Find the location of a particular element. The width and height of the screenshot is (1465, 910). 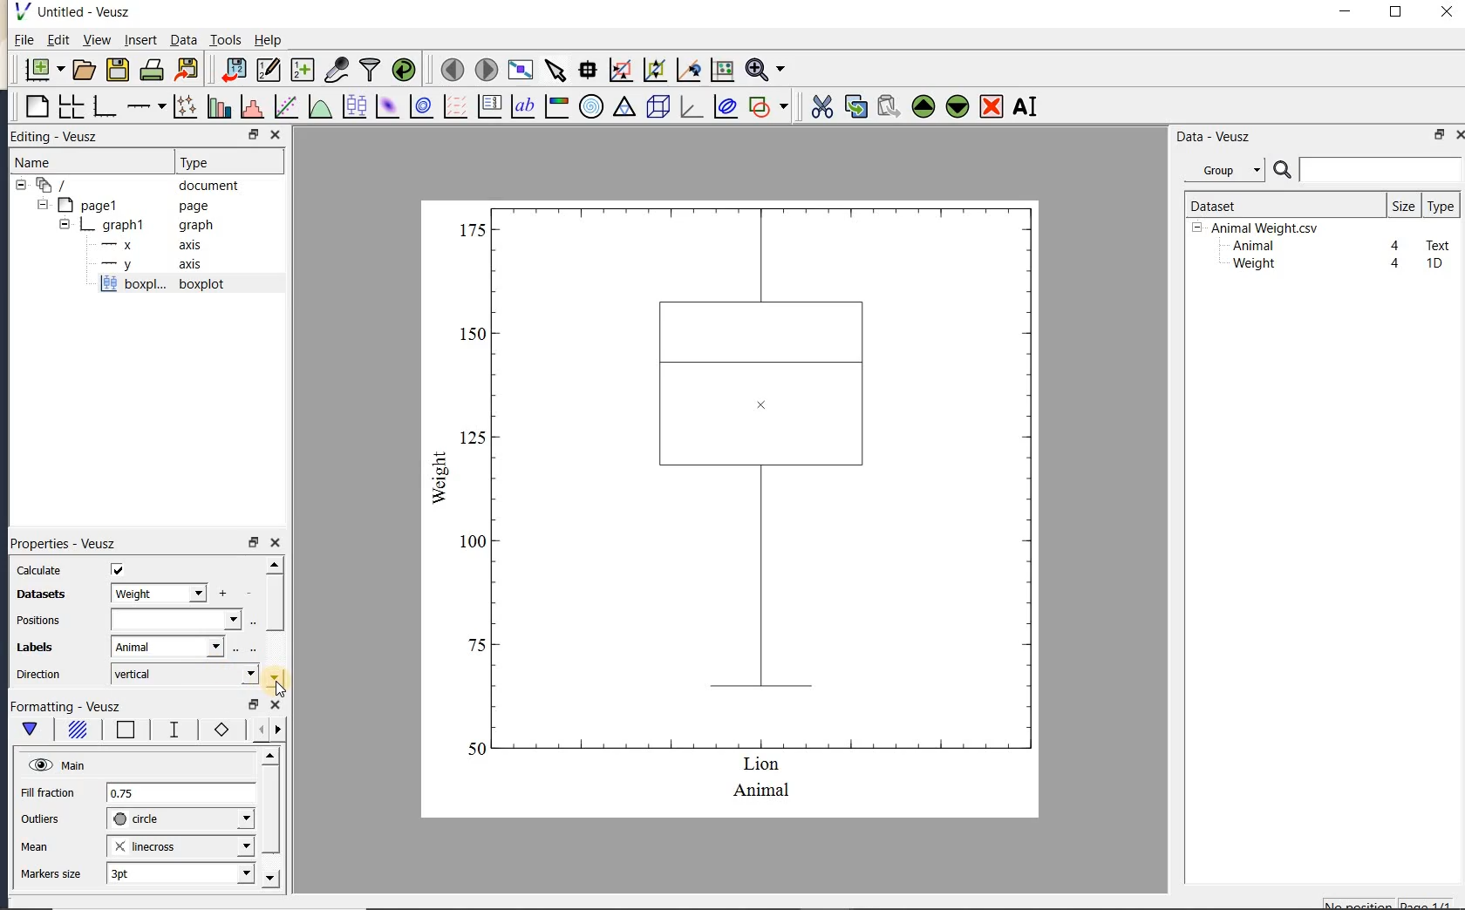

renames the selected widget is located at coordinates (1024, 106).